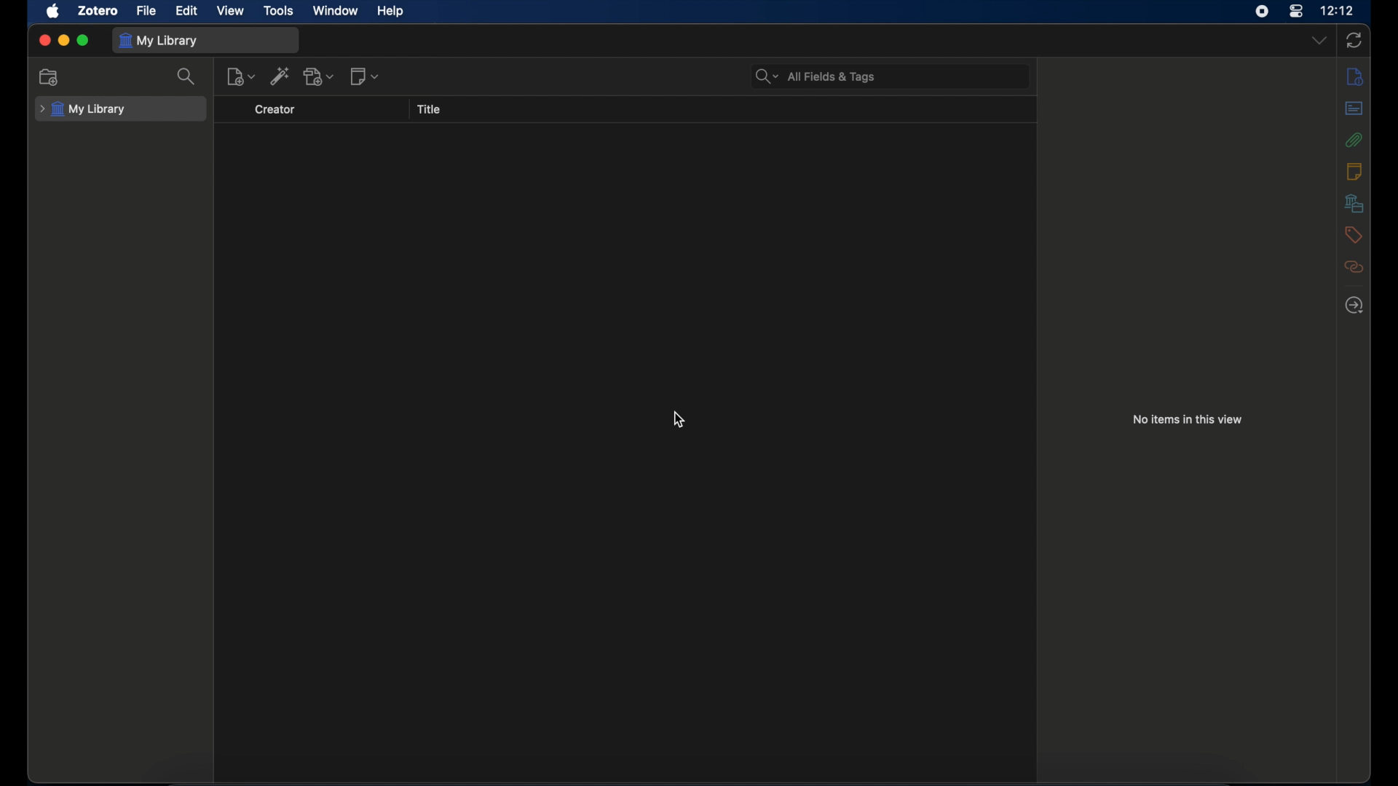  Describe the element at coordinates (160, 41) in the screenshot. I see `my library` at that location.